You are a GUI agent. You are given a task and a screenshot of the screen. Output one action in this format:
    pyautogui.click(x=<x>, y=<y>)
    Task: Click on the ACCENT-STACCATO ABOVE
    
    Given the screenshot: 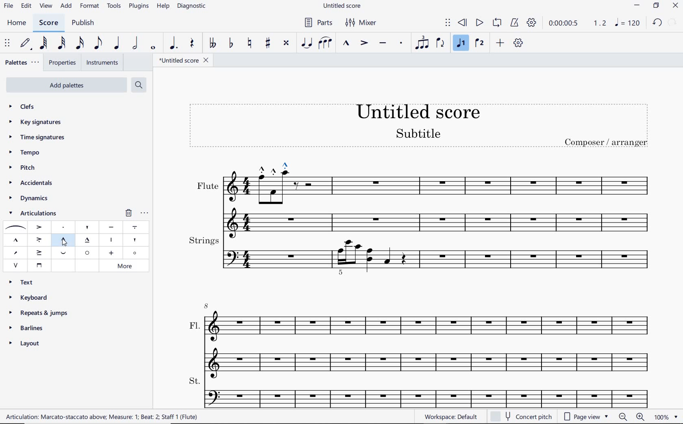 What is the action you would take?
    pyautogui.click(x=39, y=239)
    